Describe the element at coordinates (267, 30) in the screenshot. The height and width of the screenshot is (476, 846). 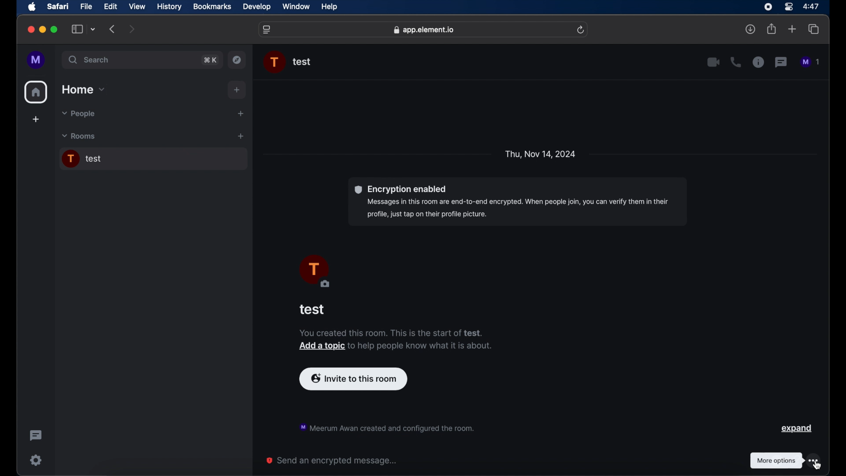
I see `website settings` at that location.